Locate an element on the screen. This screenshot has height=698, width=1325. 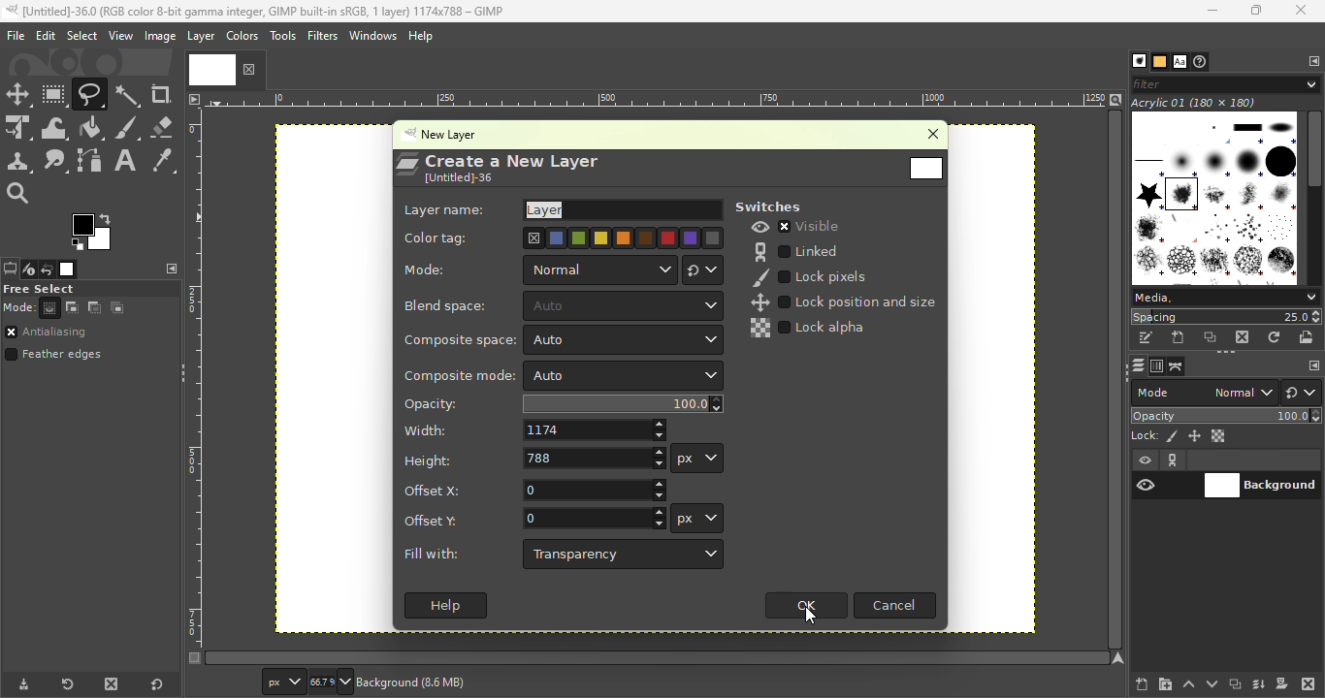
untitled -36.0 (rgb color 8-bit gamma integer , gimp built in stgb, 1 layer) 1174x788 - gimp is located at coordinates (266, 12).